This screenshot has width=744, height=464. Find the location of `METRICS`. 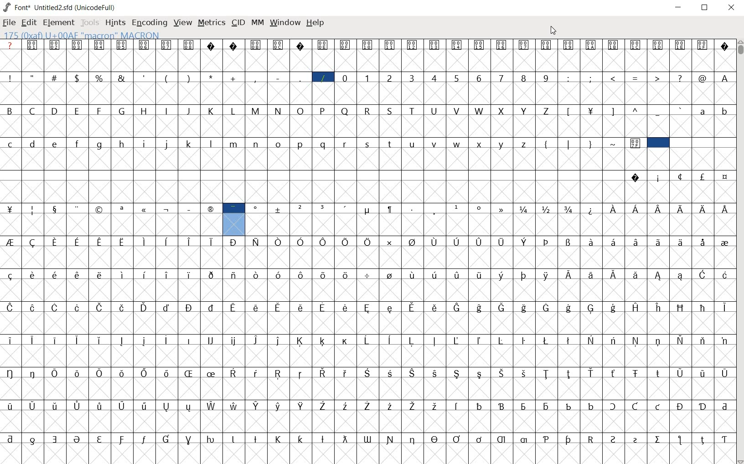

METRICS is located at coordinates (211, 24).